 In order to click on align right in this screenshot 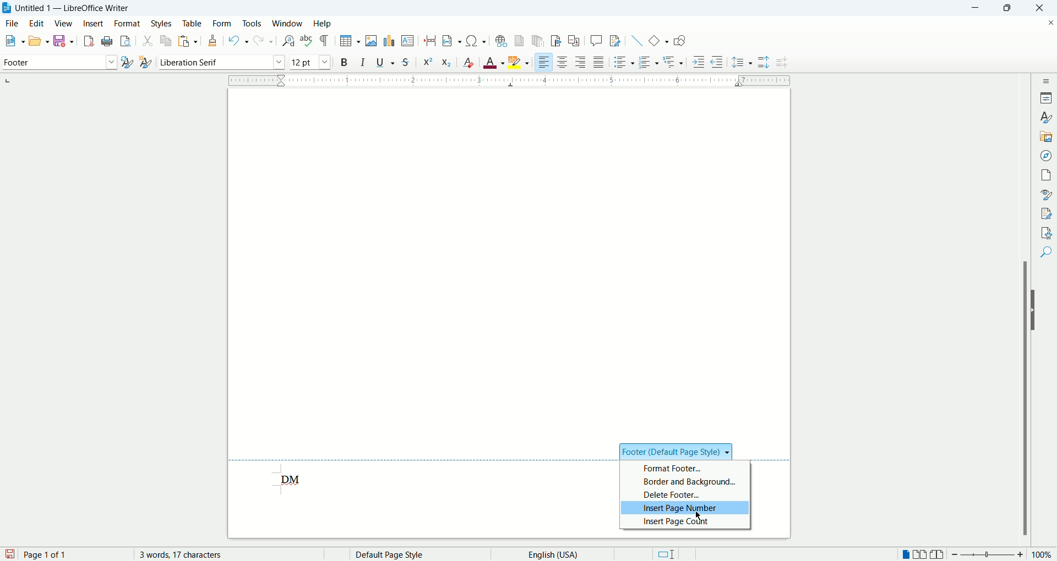, I will do `click(582, 64)`.